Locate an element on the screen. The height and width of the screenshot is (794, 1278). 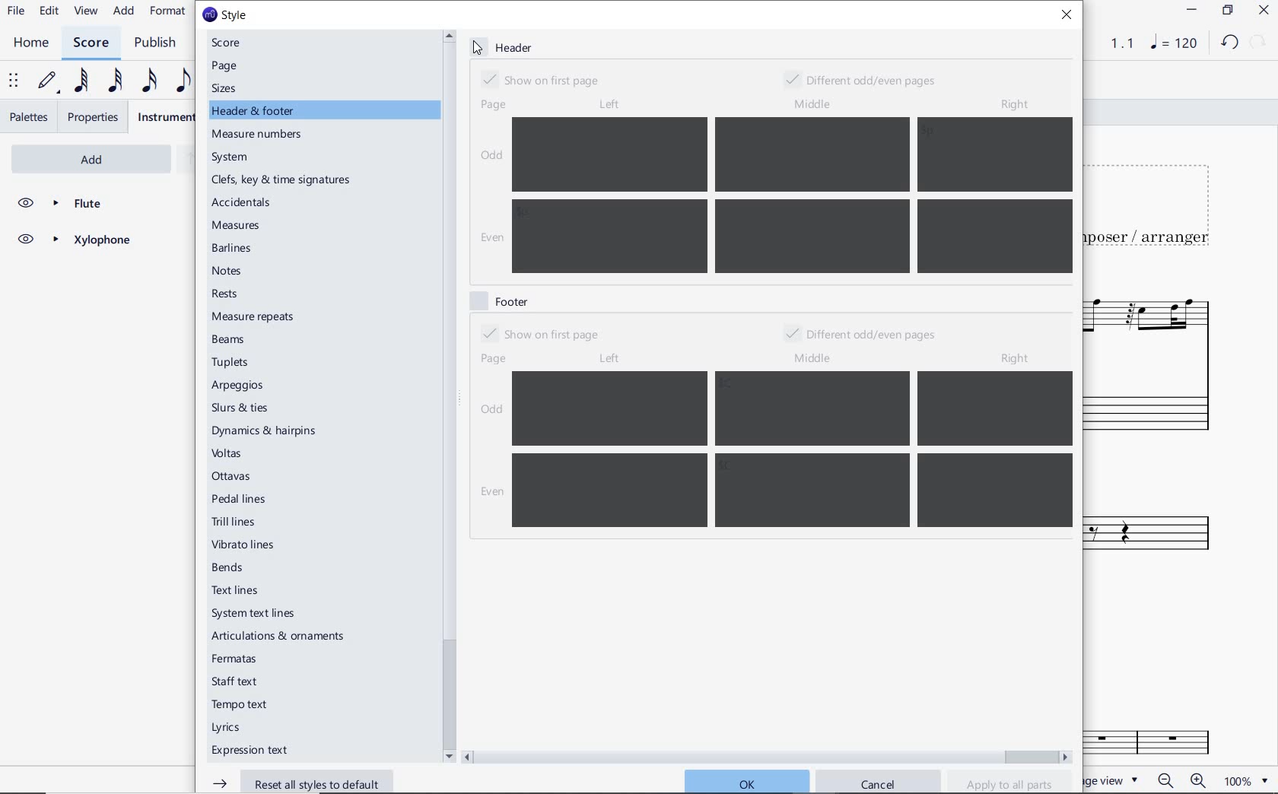
MINIMIZE is located at coordinates (1191, 10).